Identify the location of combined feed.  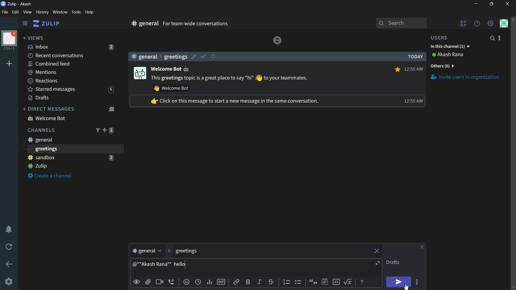
(49, 64).